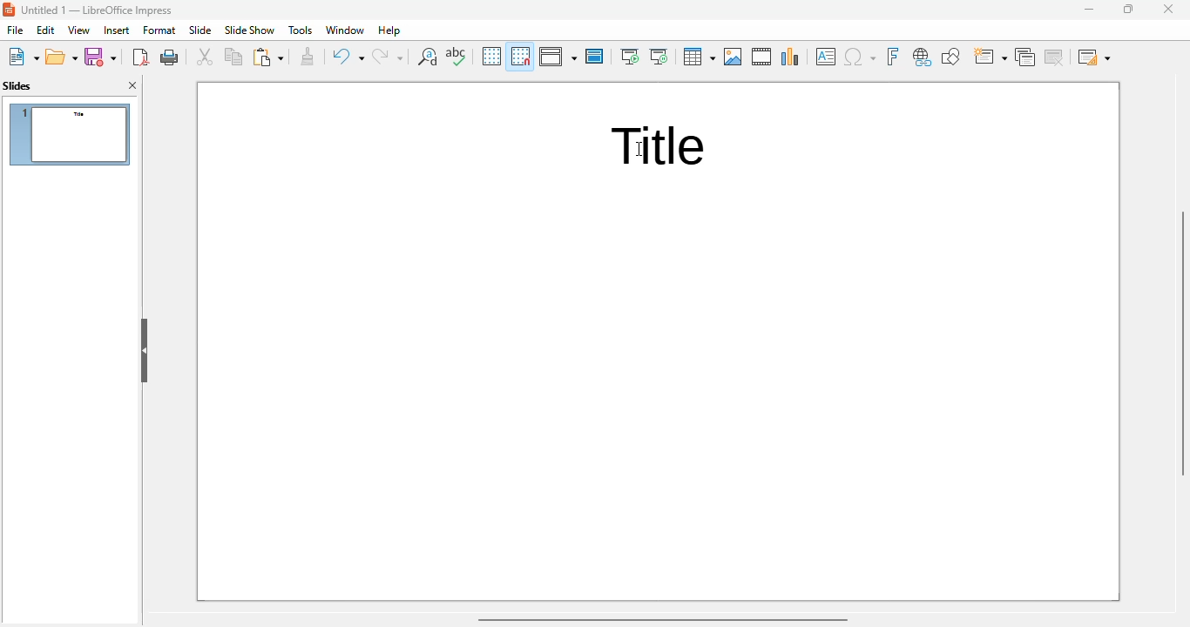 This screenshot has height=627, width=1190. Describe the element at coordinates (791, 57) in the screenshot. I see `insert chart` at that location.